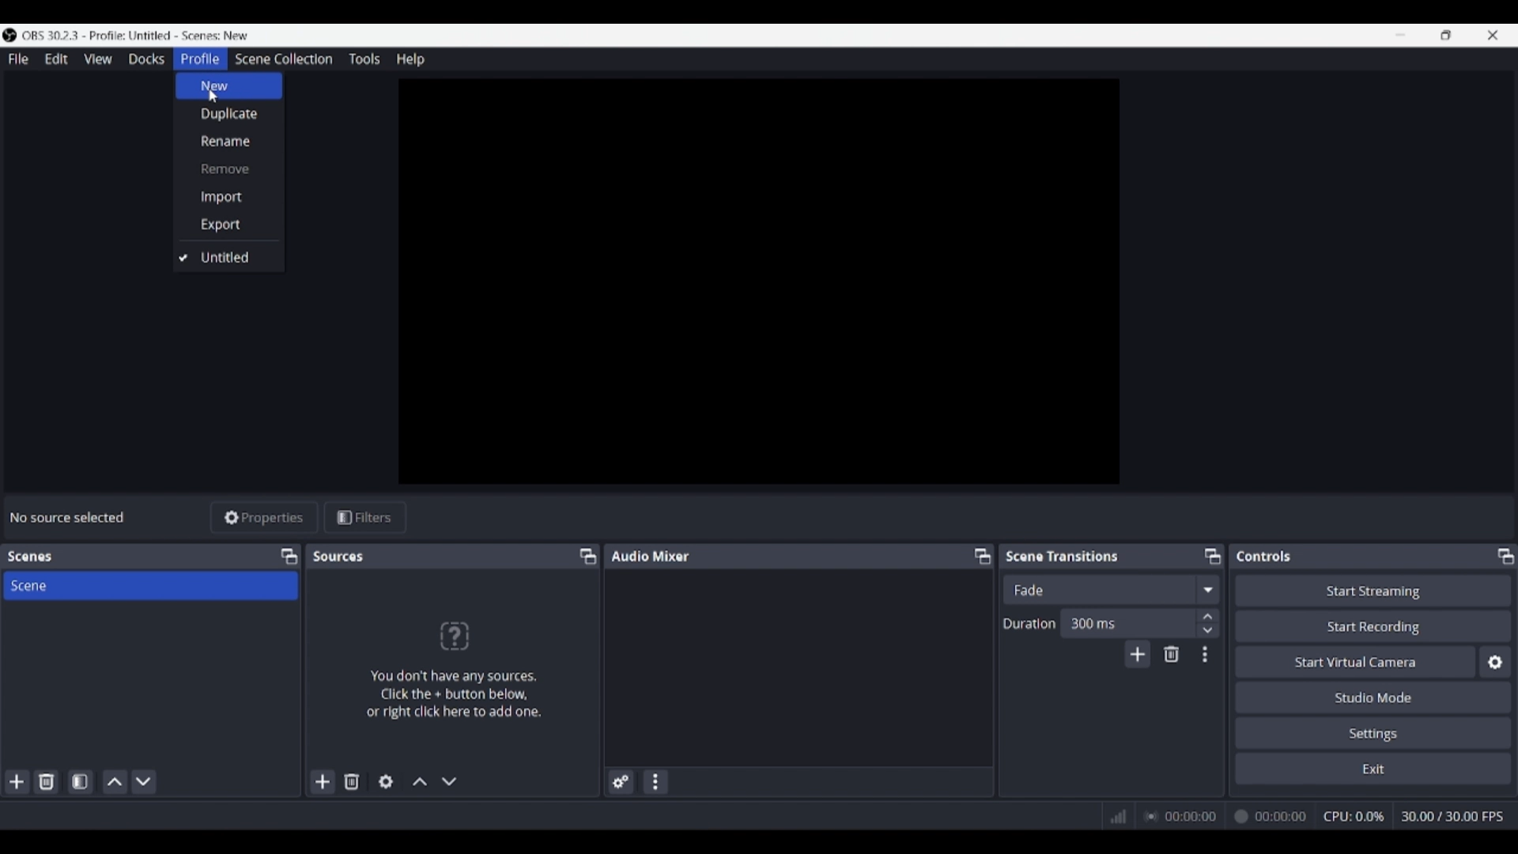 The height and width of the screenshot is (854, 1518). I want to click on Remove selected source, so click(352, 781).